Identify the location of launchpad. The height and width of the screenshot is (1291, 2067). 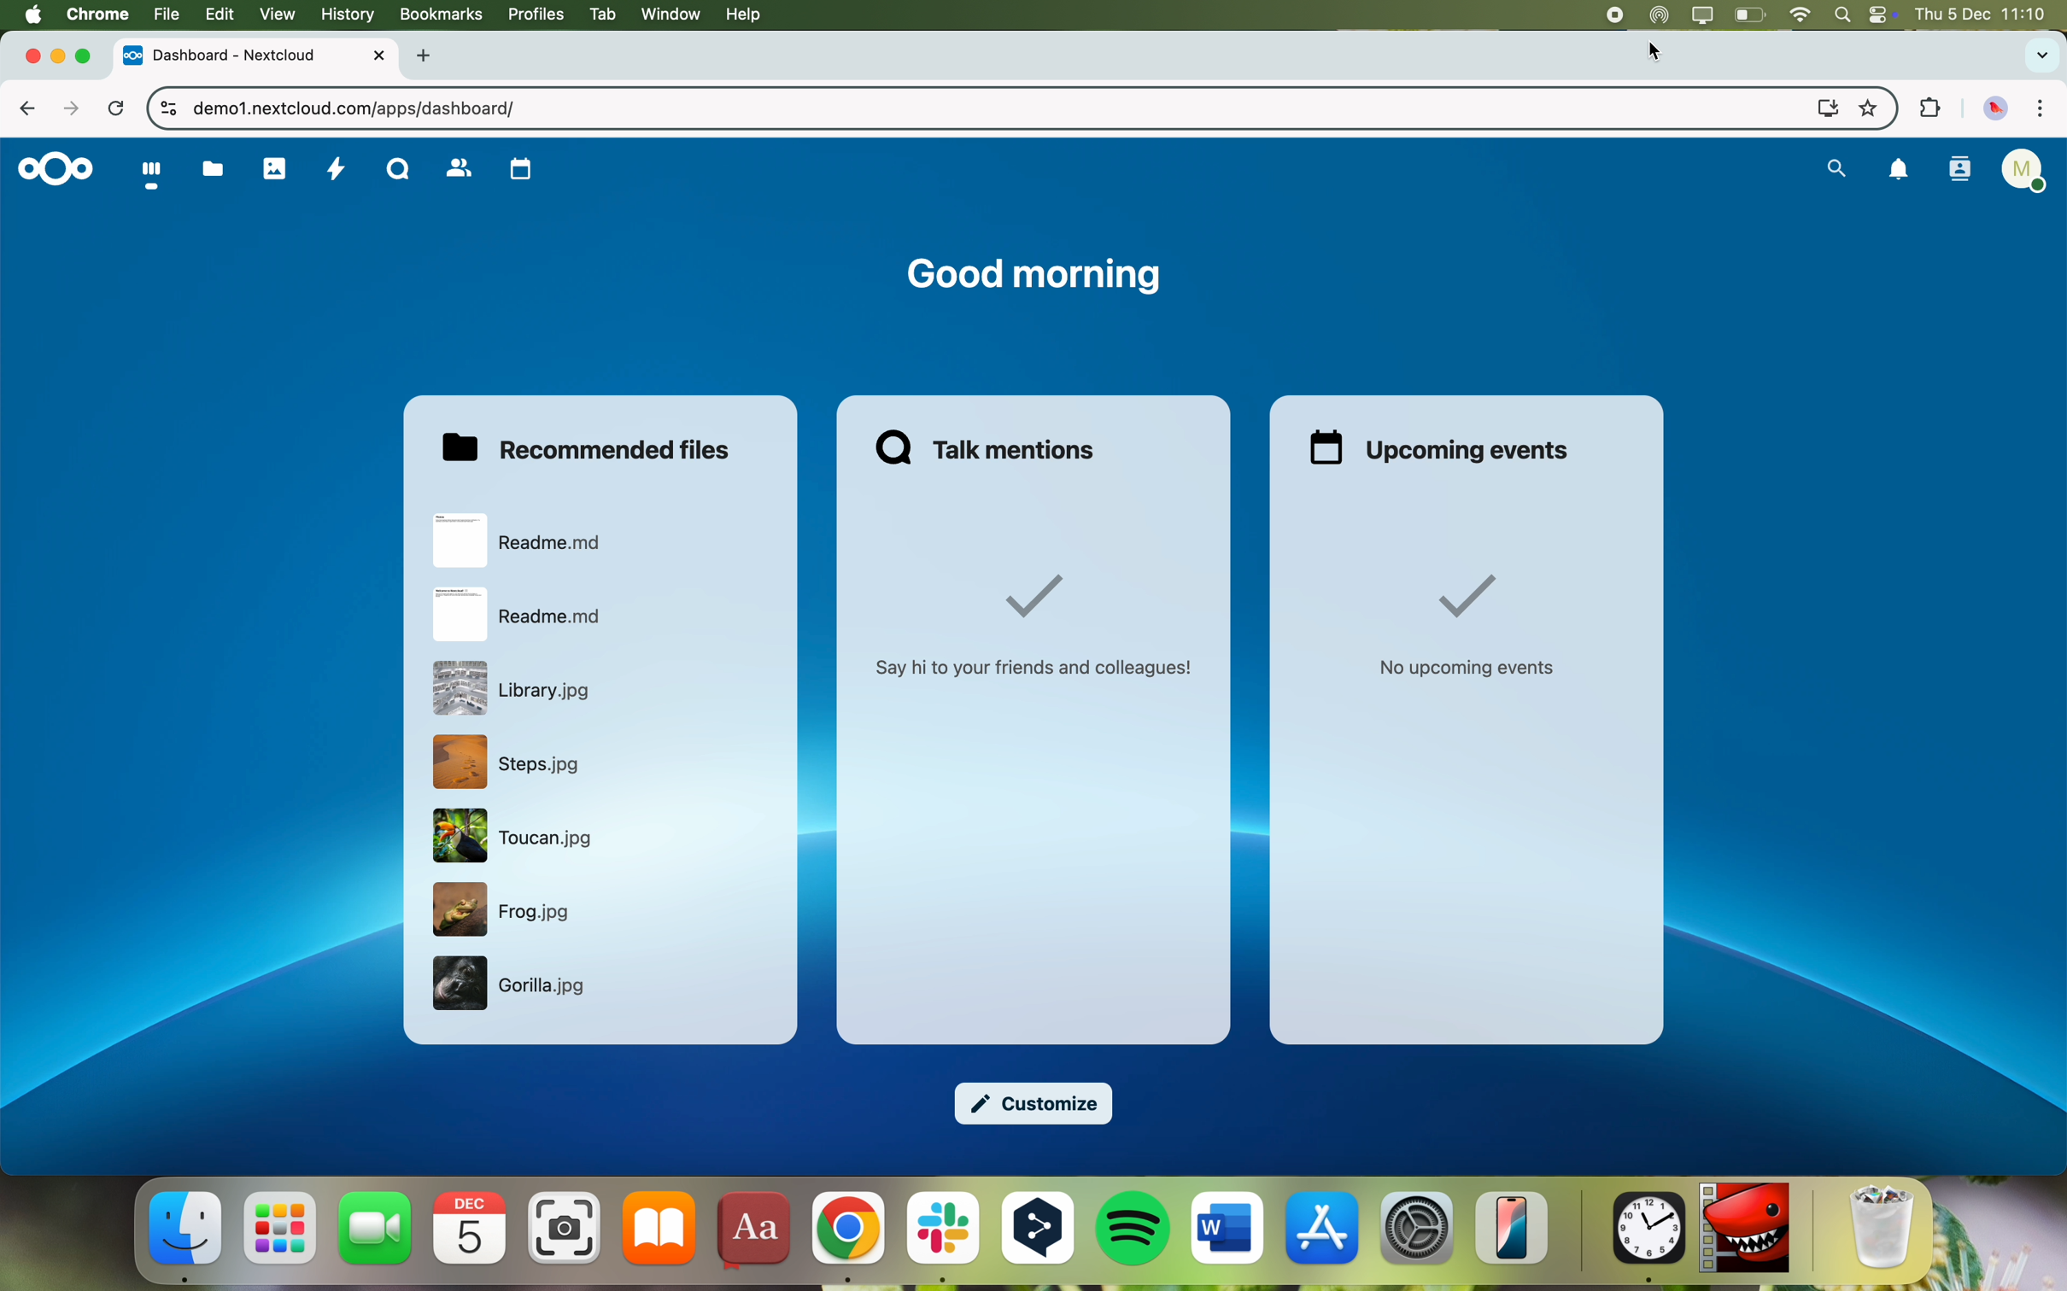
(280, 1230).